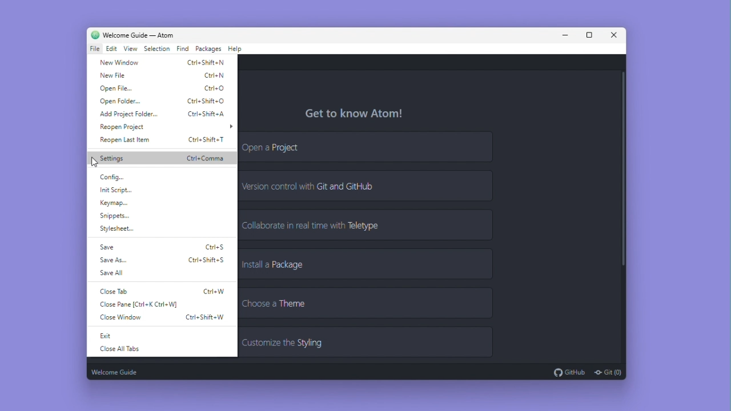 Image resolution: width=731 pixels, height=411 pixels. Describe the element at coordinates (112, 49) in the screenshot. I see `Edit` at that location.